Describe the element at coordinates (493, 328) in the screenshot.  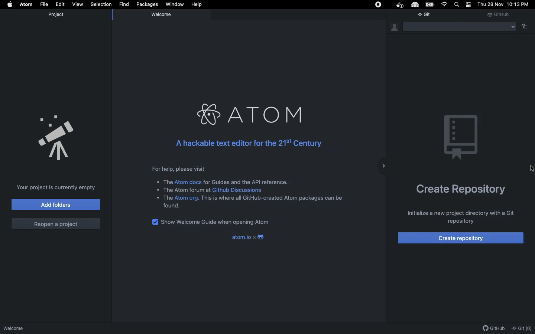
I see `Github` at that location.